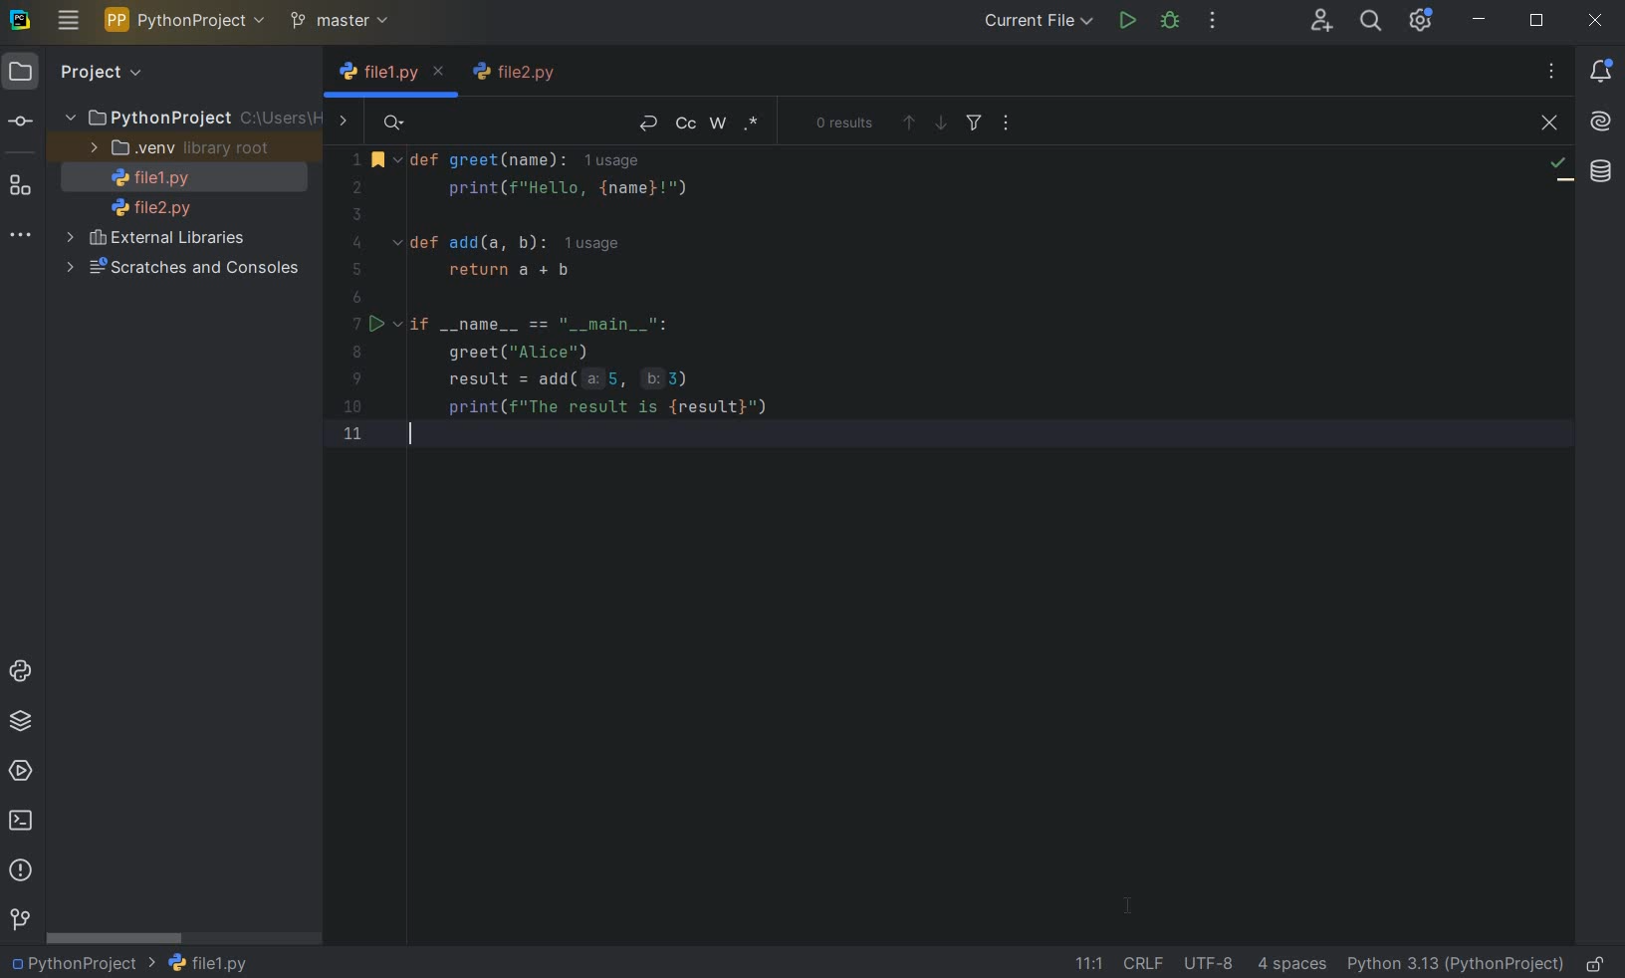  Describe the element at coordinates (973, 126) in the screenshot. I see `FILTER SEARCH RESULTS` at that location.